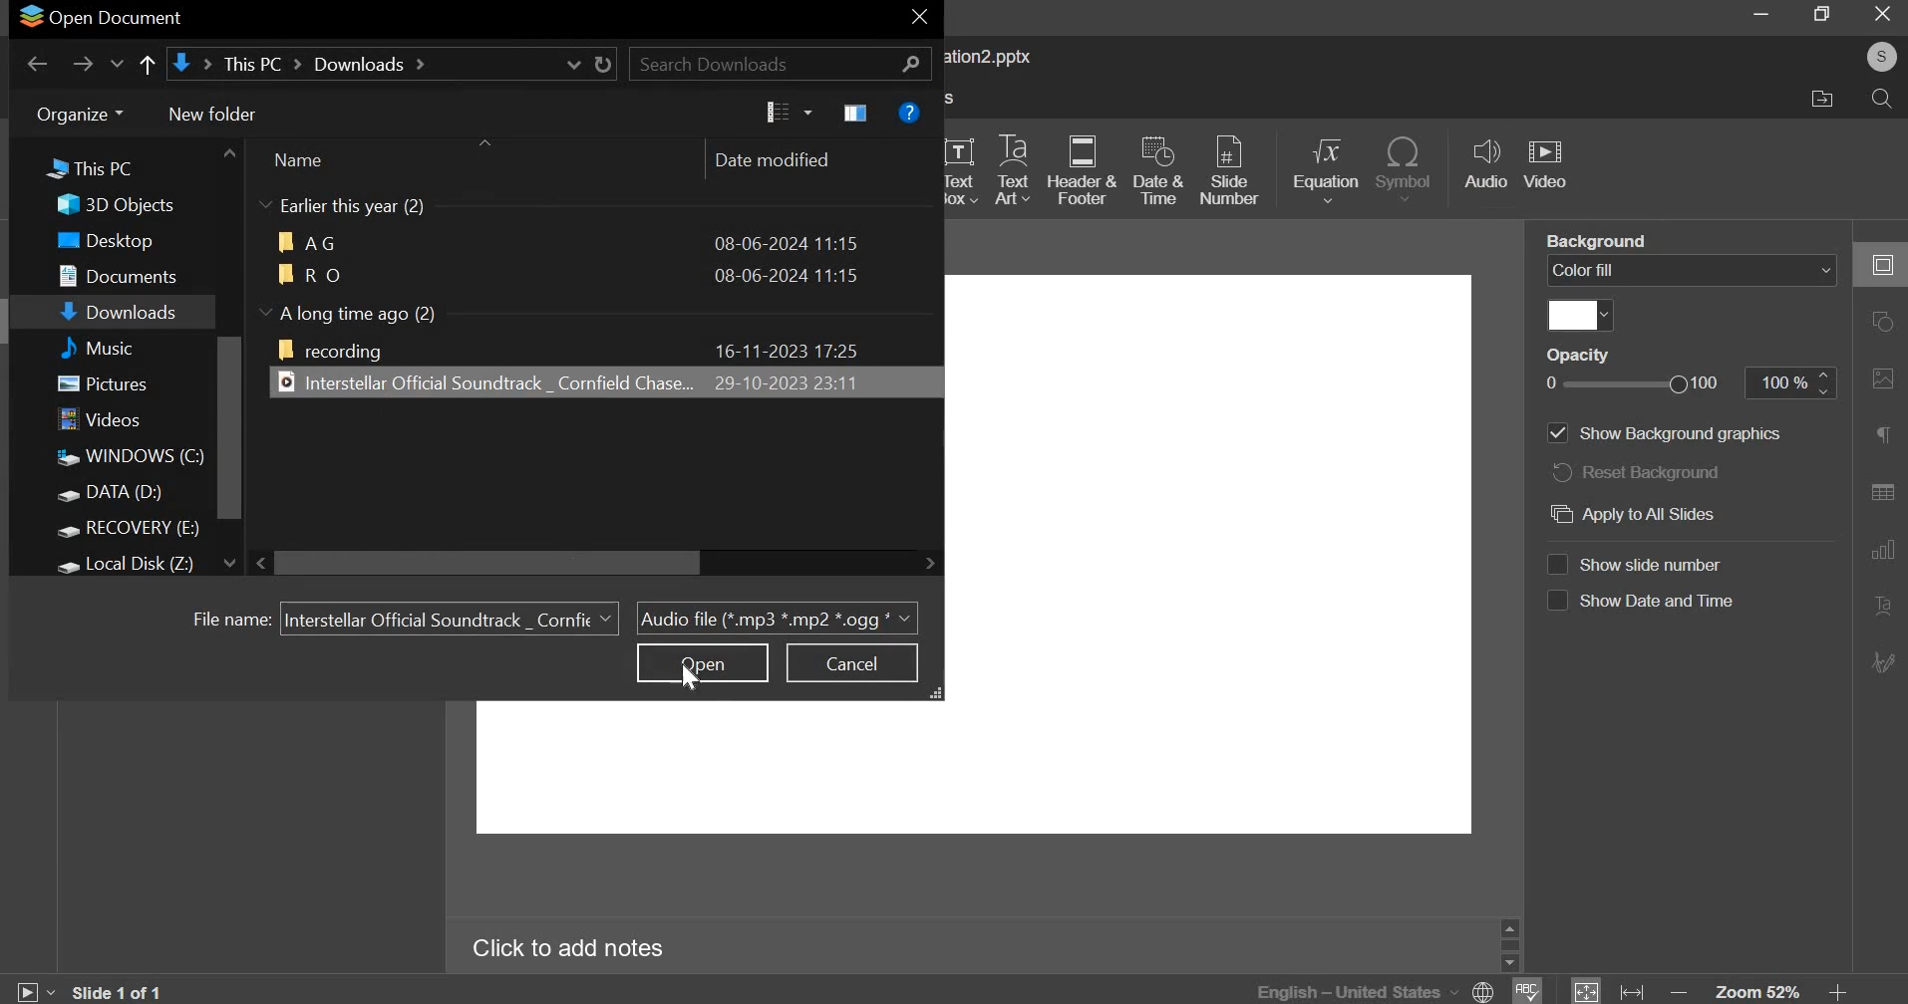 The width and height of the screenshot is (1908, 1004). What do you see at coordinates (963, 168) in the screenshot?
I see `text box` at bounding box center [963, 168].